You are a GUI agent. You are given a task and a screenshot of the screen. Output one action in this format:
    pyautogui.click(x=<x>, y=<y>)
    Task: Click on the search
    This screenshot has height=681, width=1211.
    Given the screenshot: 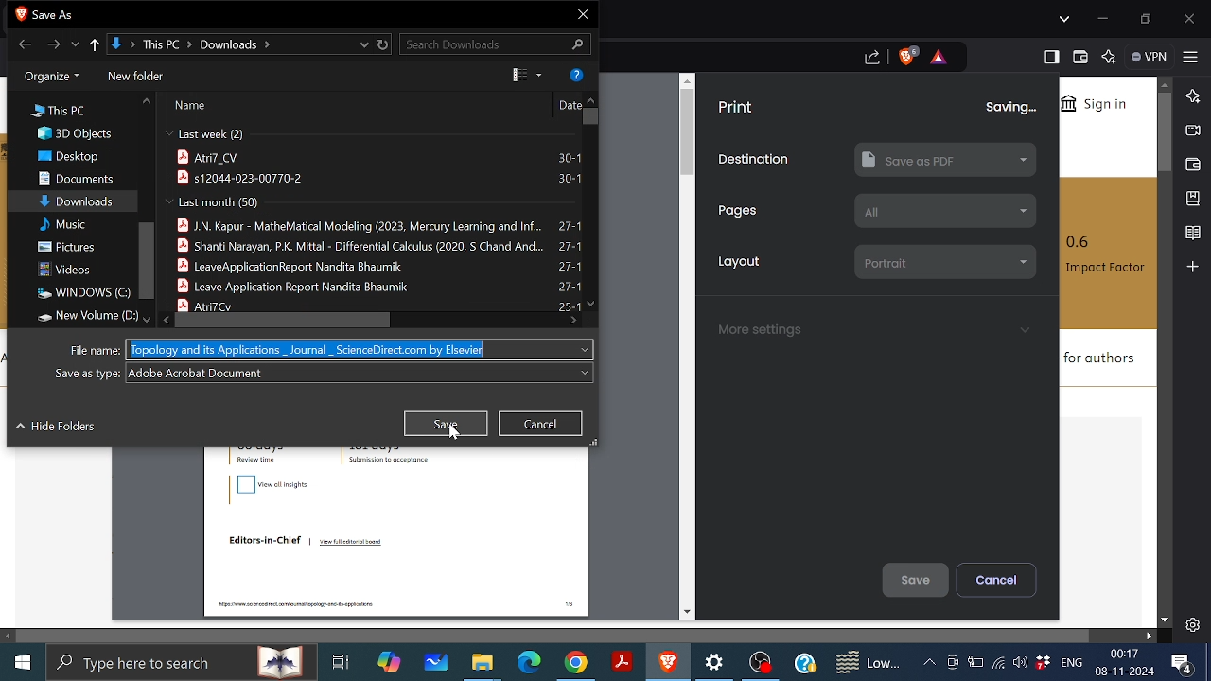 What is the action you would take?
    pyautogui.click(x=185, y=664)
    